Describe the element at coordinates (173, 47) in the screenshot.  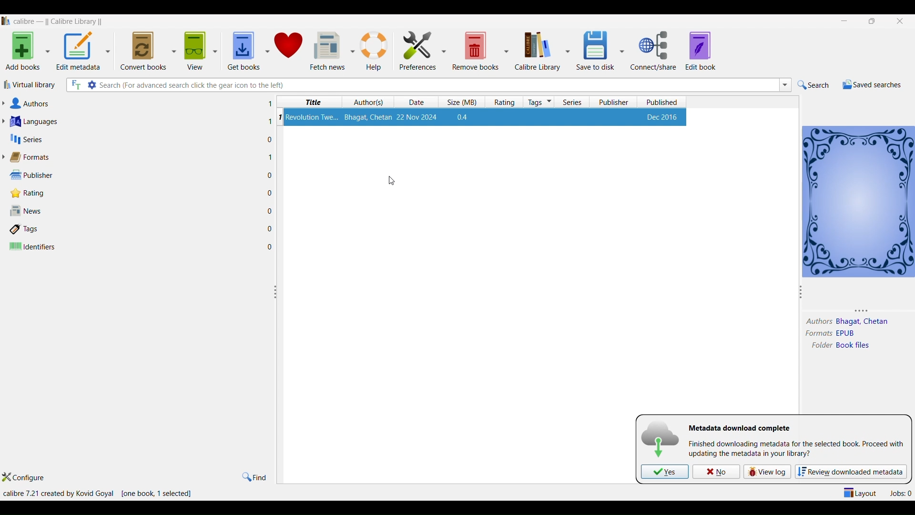
I see `convert book options dropdown button` at that location.